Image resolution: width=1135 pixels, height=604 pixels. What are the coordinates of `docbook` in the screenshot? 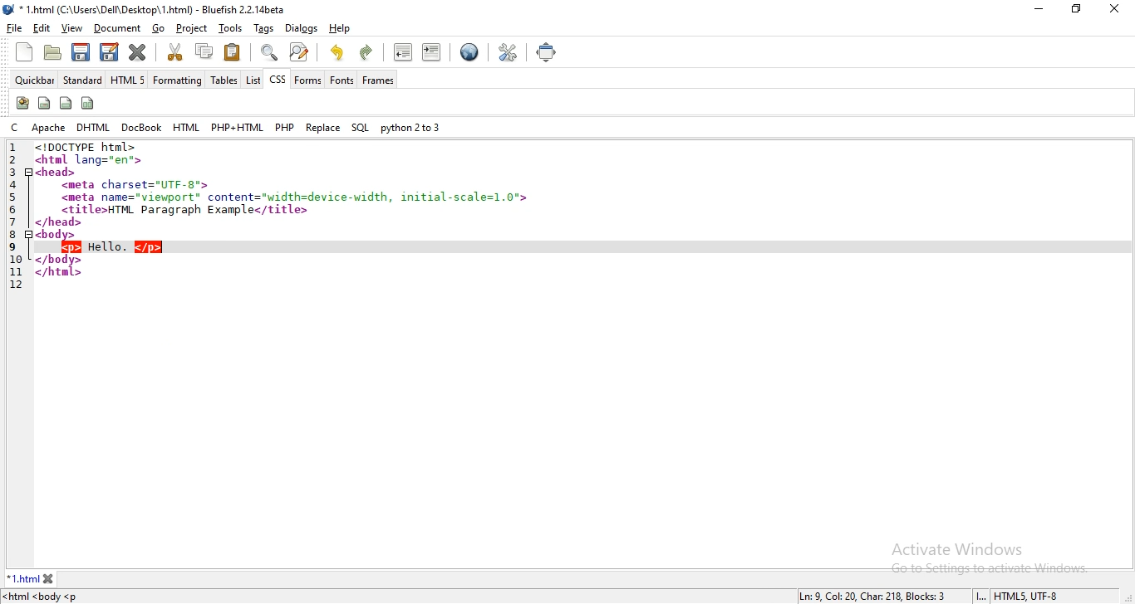 It's located at (141, 128).